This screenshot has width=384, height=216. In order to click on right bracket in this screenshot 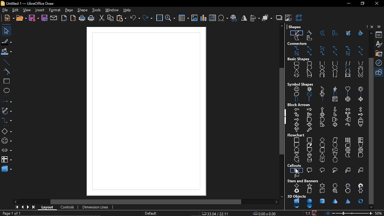, I will do `click(361, 95)`.